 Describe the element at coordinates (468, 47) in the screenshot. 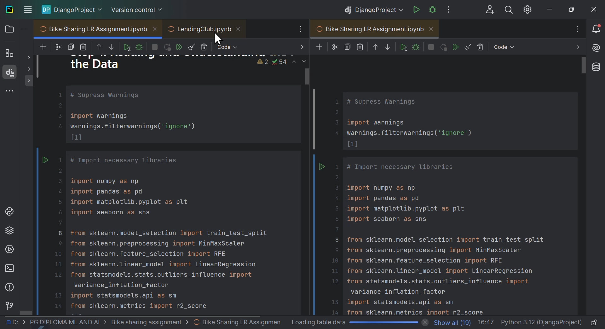

I see `clear all outputs` at that location.